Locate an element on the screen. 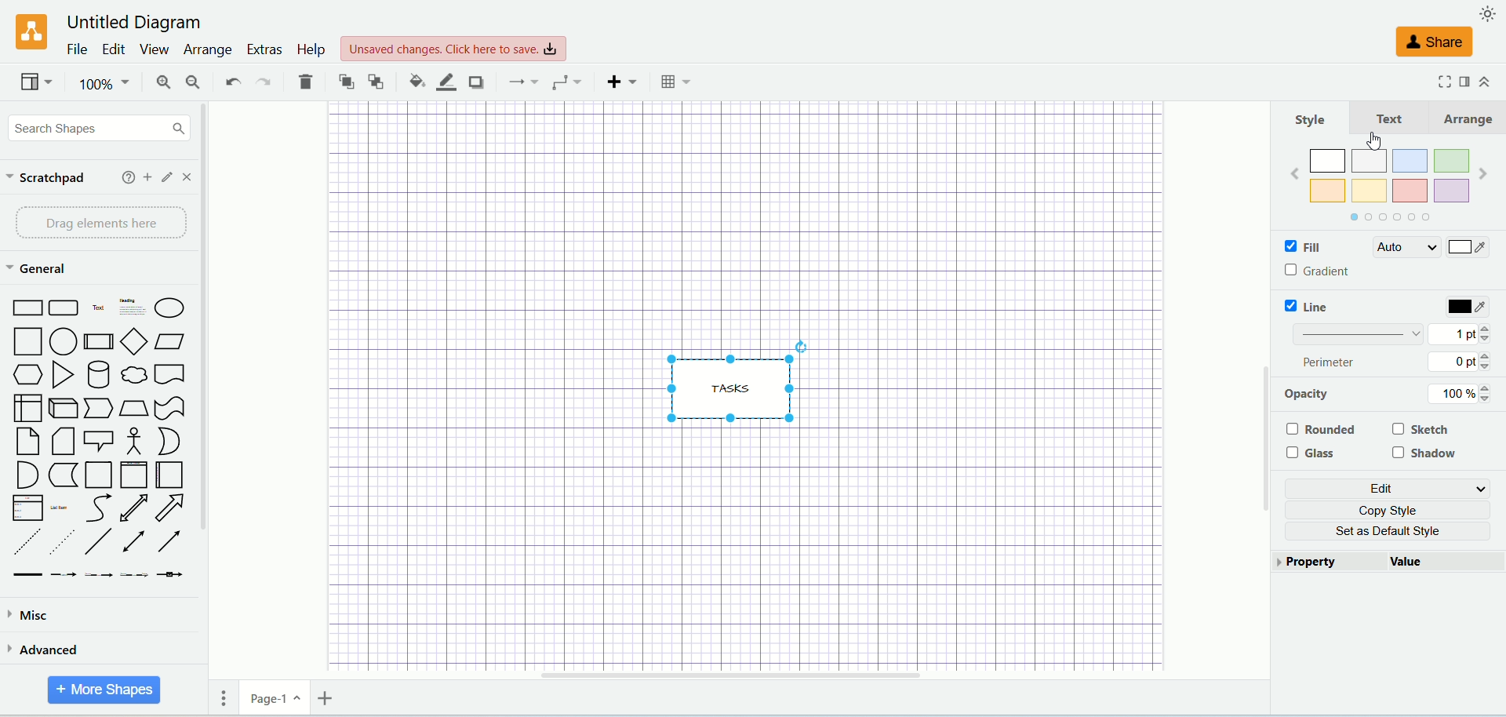 This screenshot has height=717, width=1506. zoom in is located at coordinates (155, 82).